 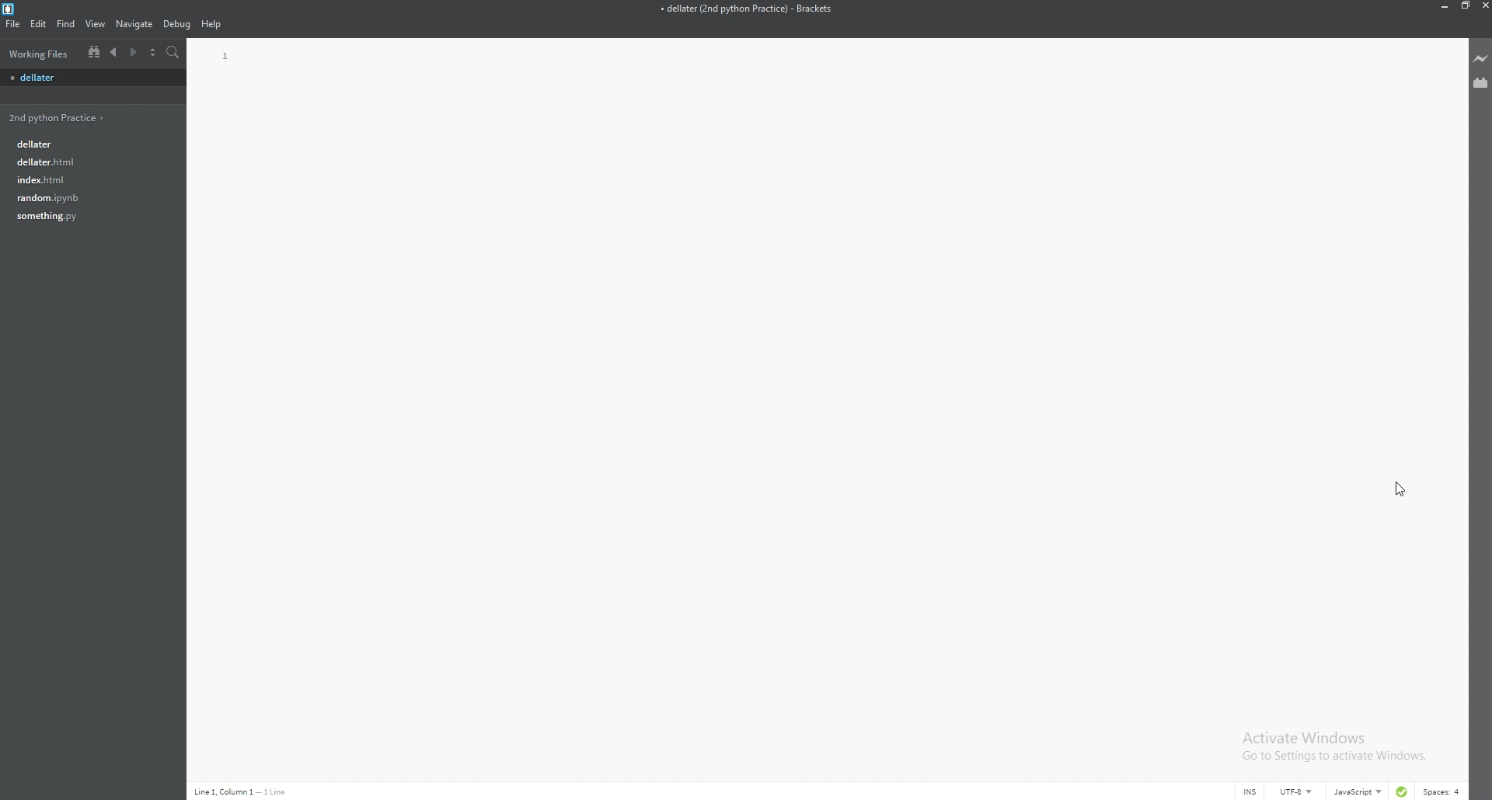 What do you see at coordinates (94, 53) in the screenshot?
I see `tree view` at bounding box center [94, 53].